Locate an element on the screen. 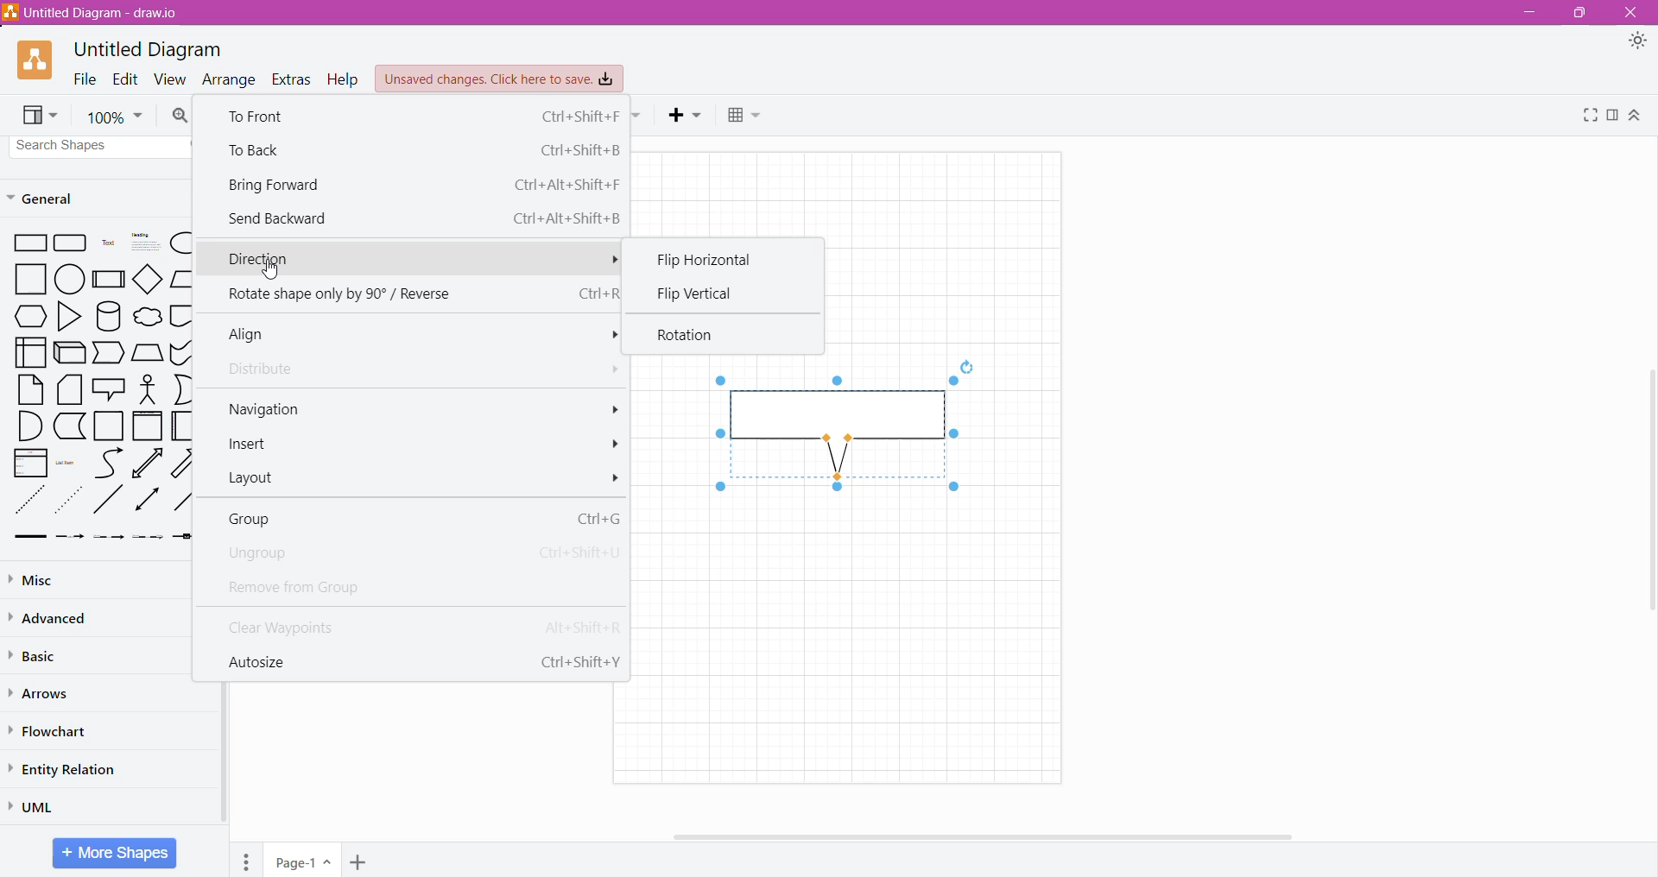 The width and height of the screenshot is (1658, 877). Minimize is located at coordinates (1527, 13).